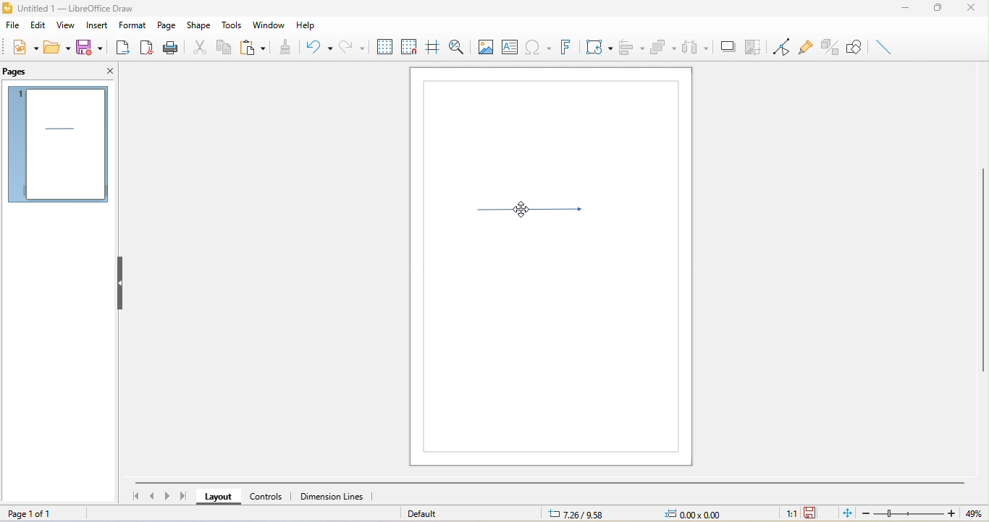  Describe the element at coordinates (939, 10) in the screenshot. I see `maximize` at that location.